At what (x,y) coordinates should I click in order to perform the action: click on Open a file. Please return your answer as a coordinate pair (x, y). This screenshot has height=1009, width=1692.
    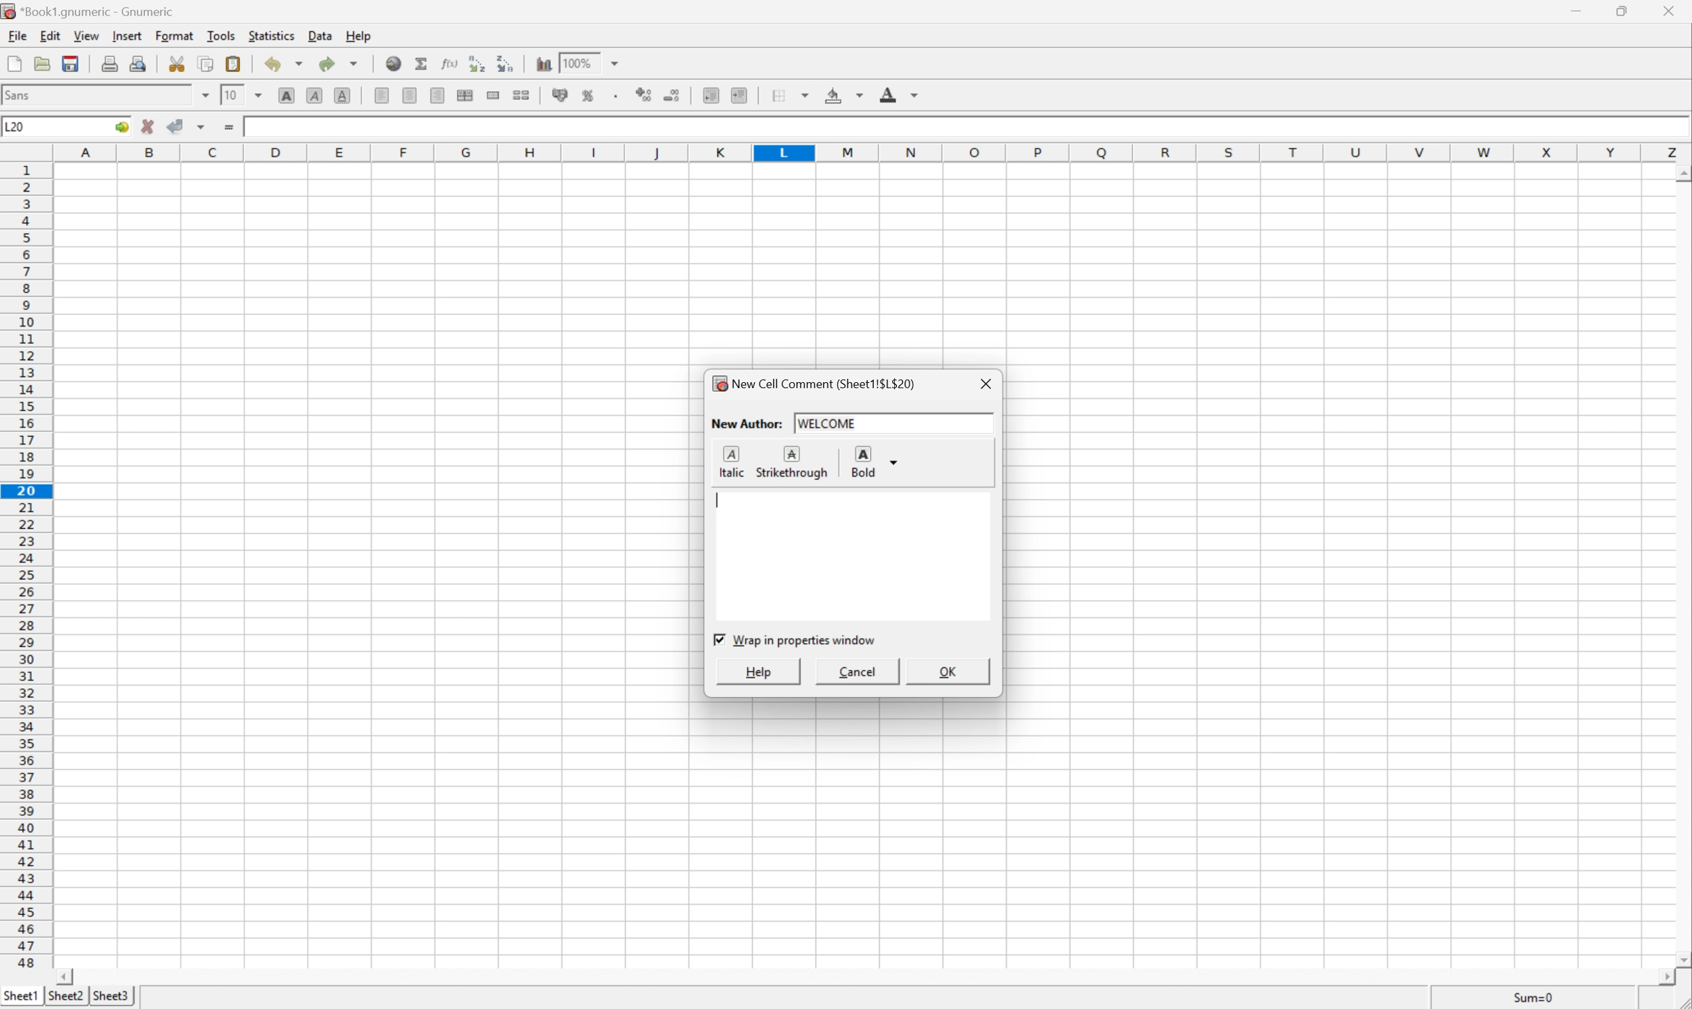
    Looking at the image, I should click on (42, 63).